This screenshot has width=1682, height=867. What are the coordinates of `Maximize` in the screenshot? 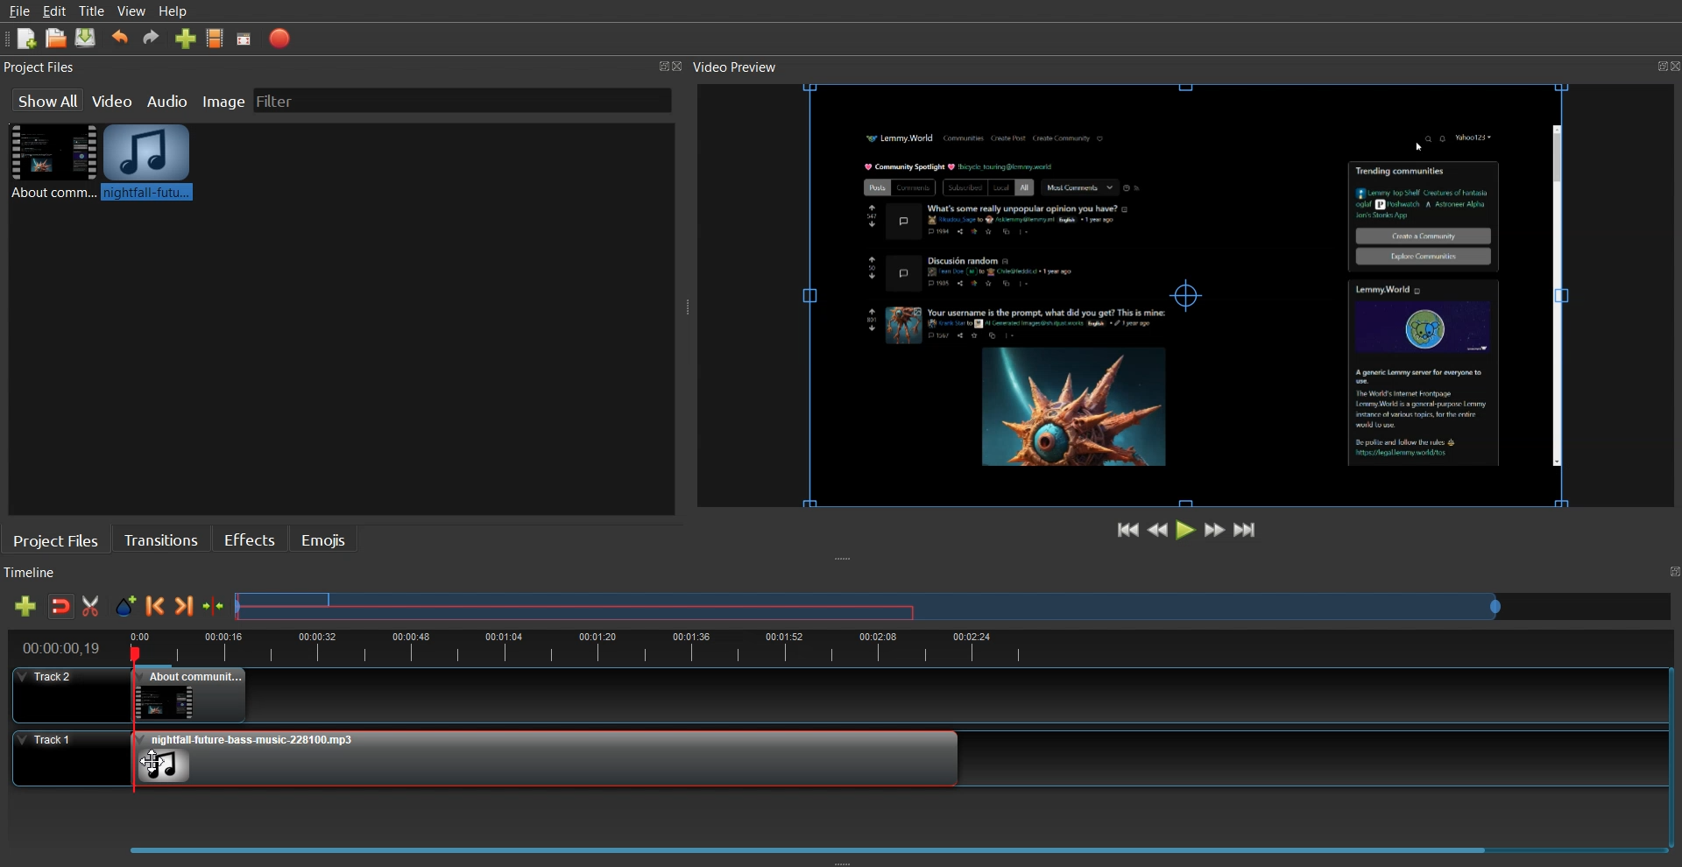 It's located at (1650, 63).